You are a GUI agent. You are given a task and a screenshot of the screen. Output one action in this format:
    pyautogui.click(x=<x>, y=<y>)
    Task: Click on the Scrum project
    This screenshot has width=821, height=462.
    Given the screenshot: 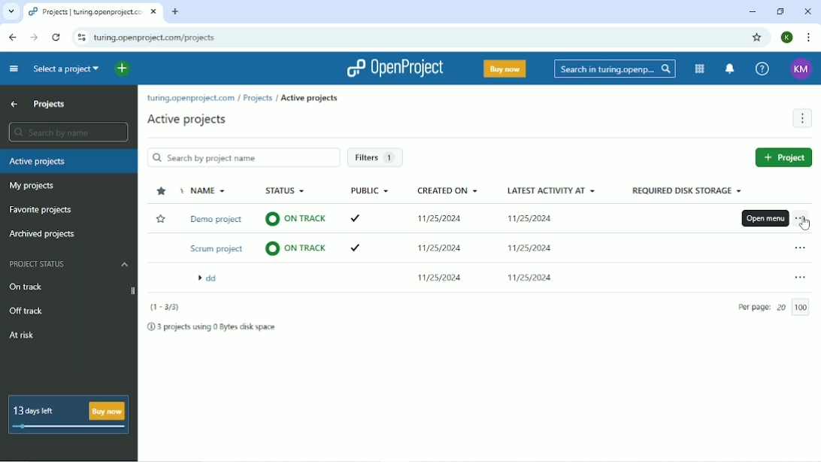 What is the action you would take?
    pyautogui.click(x=214, y=249)
    